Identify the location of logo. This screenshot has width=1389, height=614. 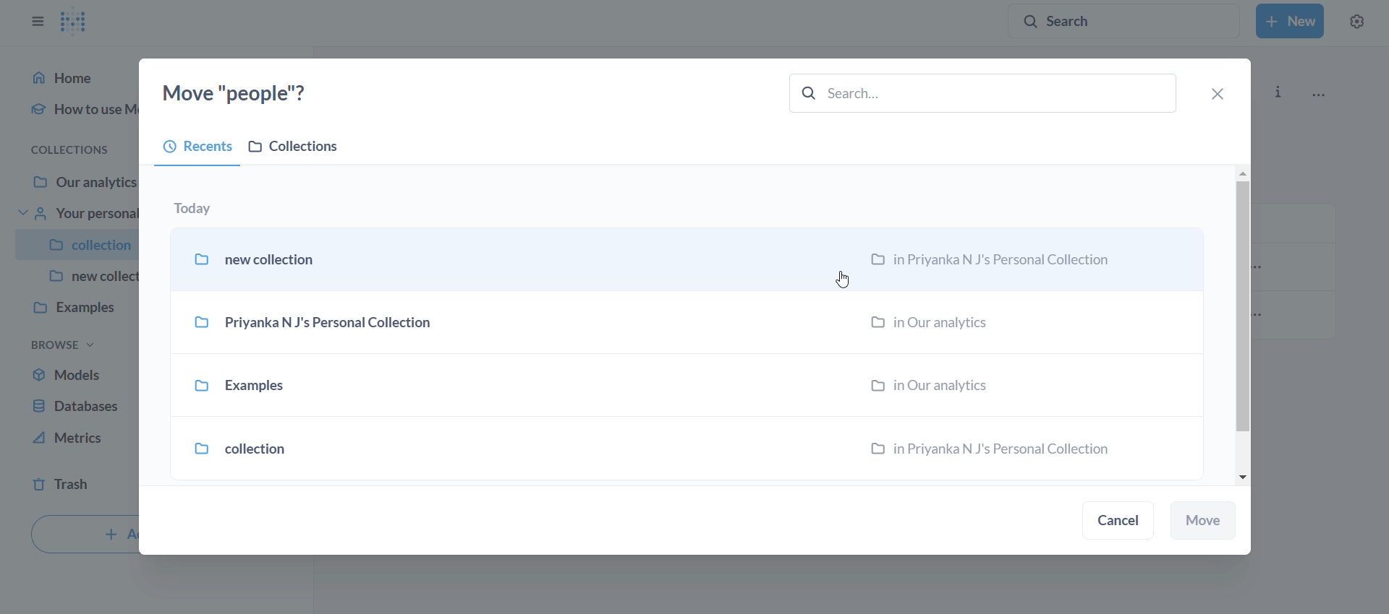
(79, 22).